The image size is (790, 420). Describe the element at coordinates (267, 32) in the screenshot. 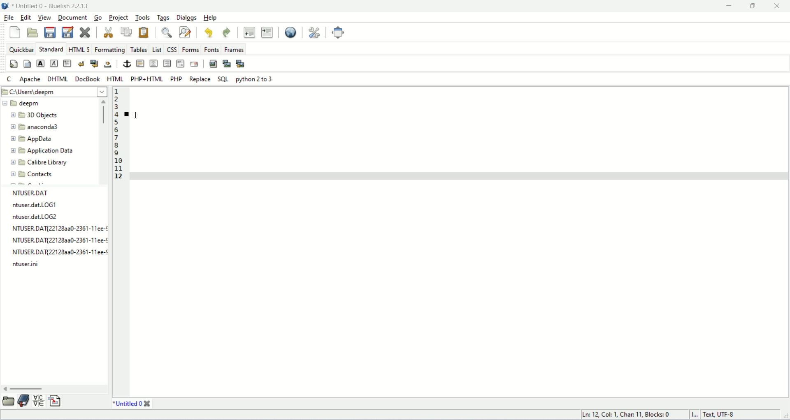

I see `indent` at that location.